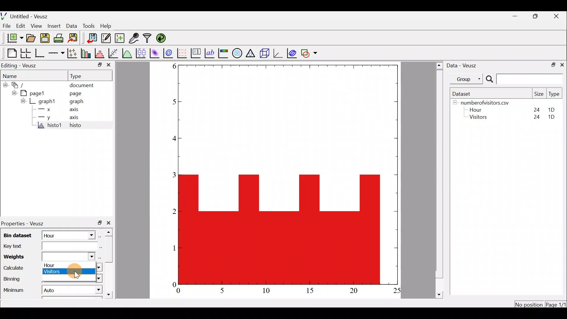 The height and width of the screenshot is (319, 567). I want to click on Hour, so click(56, 235).